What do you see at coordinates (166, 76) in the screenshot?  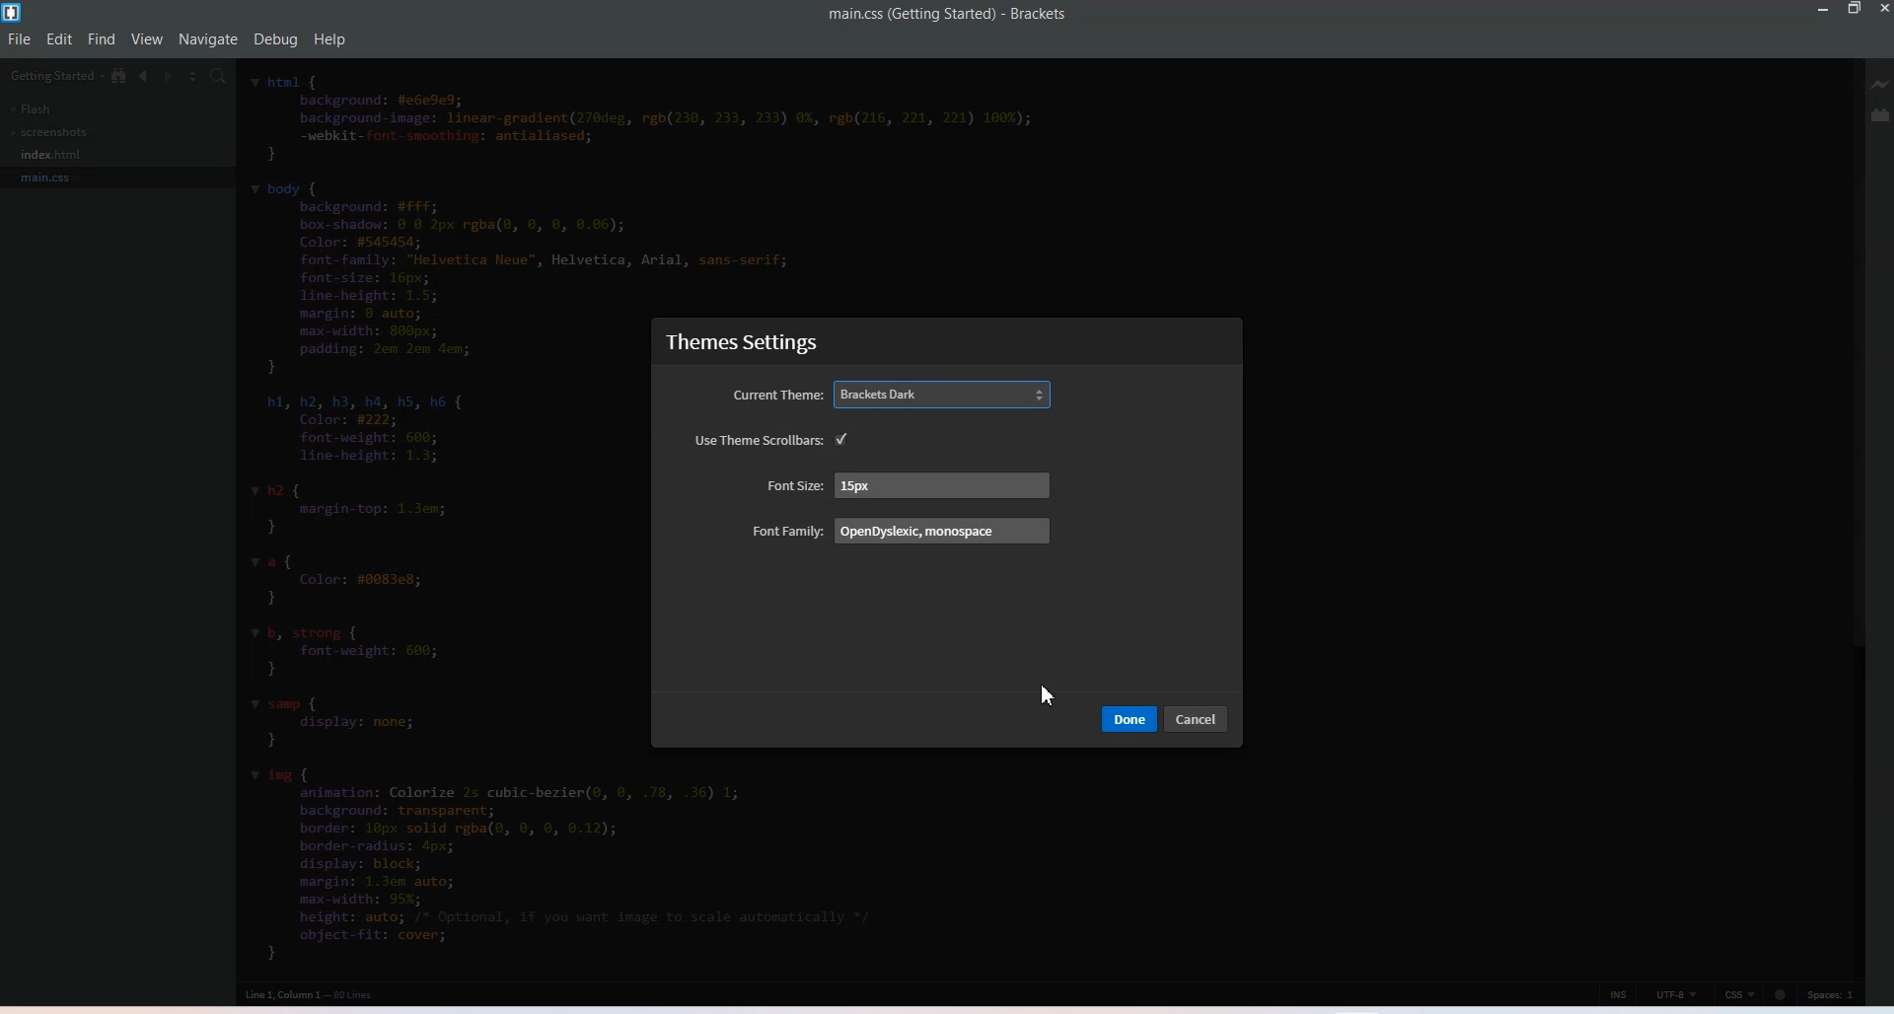 I see `Navigate Forwards` at bounding box center [166, 76].